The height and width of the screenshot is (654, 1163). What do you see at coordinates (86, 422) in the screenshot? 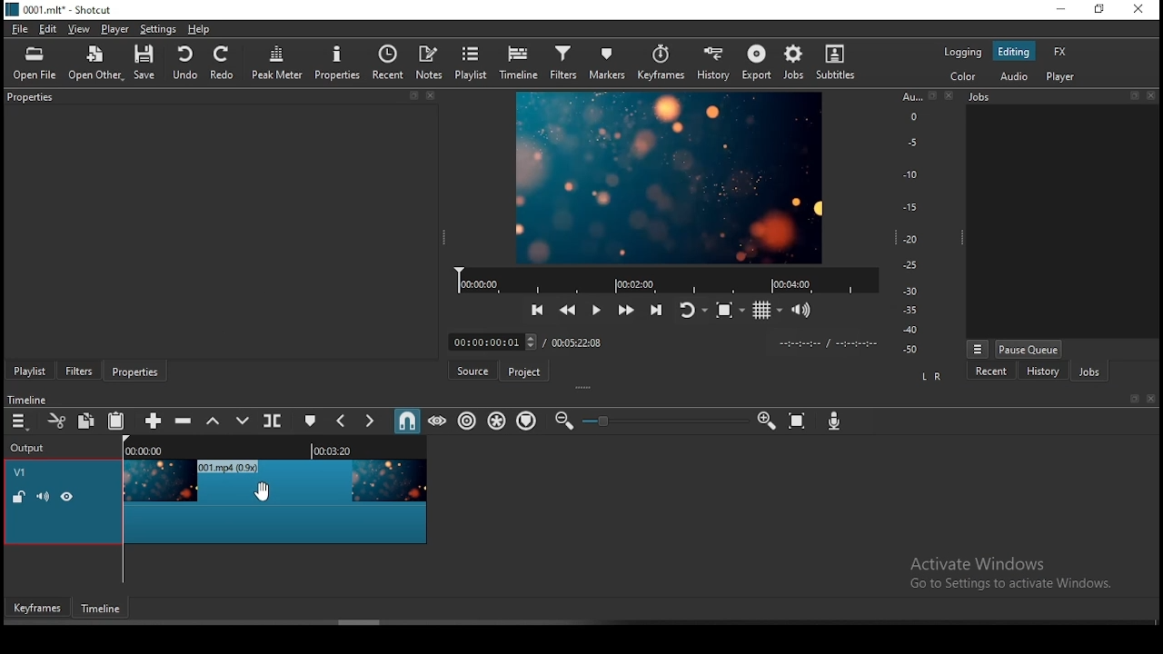
I see `copy` at bounding box center [86, 422].